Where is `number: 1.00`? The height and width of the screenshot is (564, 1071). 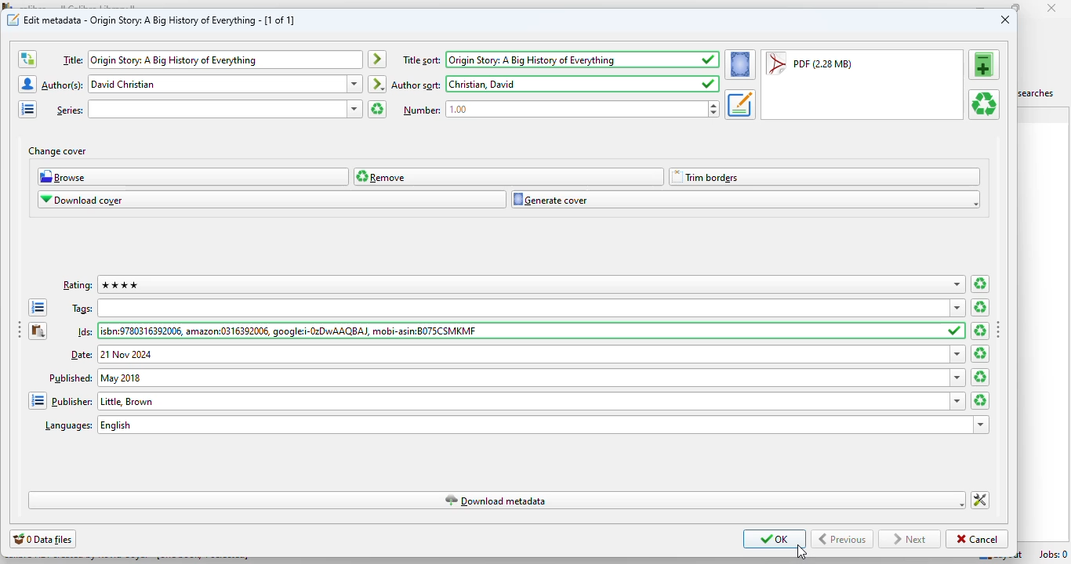 number: 1.00 is located at coordinates (575, 109).